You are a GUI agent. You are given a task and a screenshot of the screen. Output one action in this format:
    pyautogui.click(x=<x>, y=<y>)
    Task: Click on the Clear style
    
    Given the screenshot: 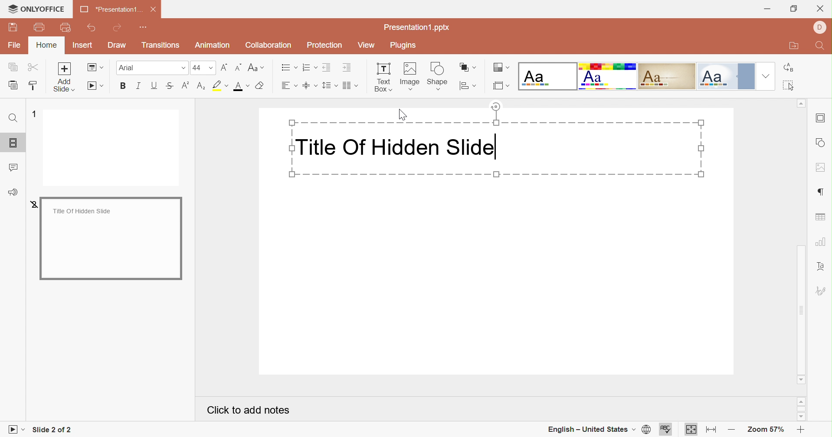 What is the action you would take?
    pyautogui.click(x=261, y=85)
    